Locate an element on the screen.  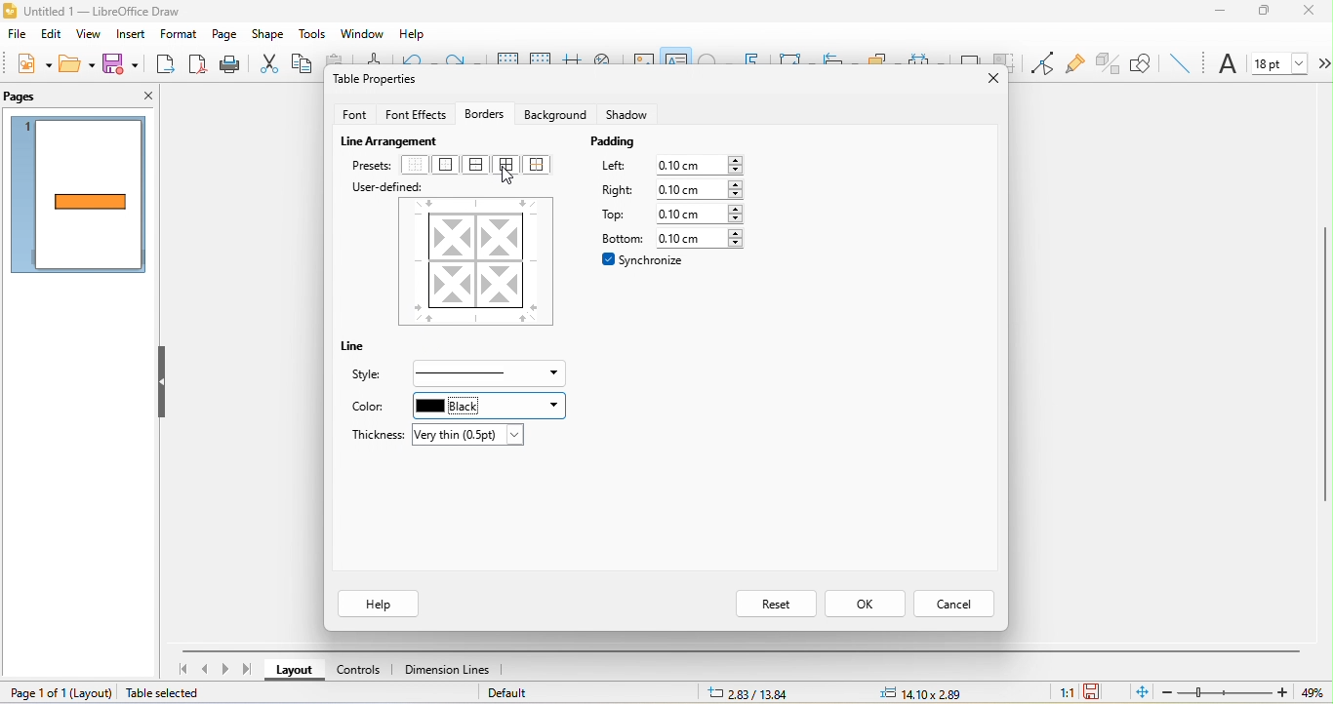
cancel is located at coordinates (956, 604).